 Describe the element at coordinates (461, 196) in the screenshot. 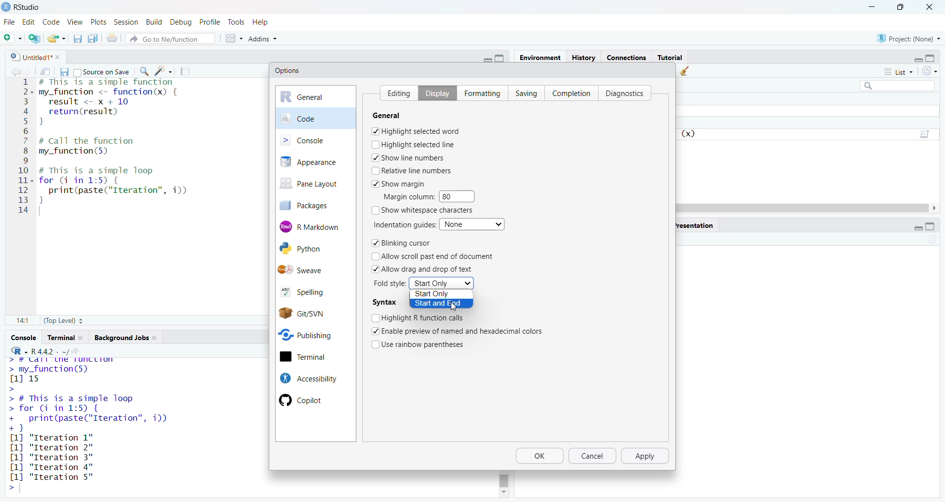

I see `margin input value` at that location.